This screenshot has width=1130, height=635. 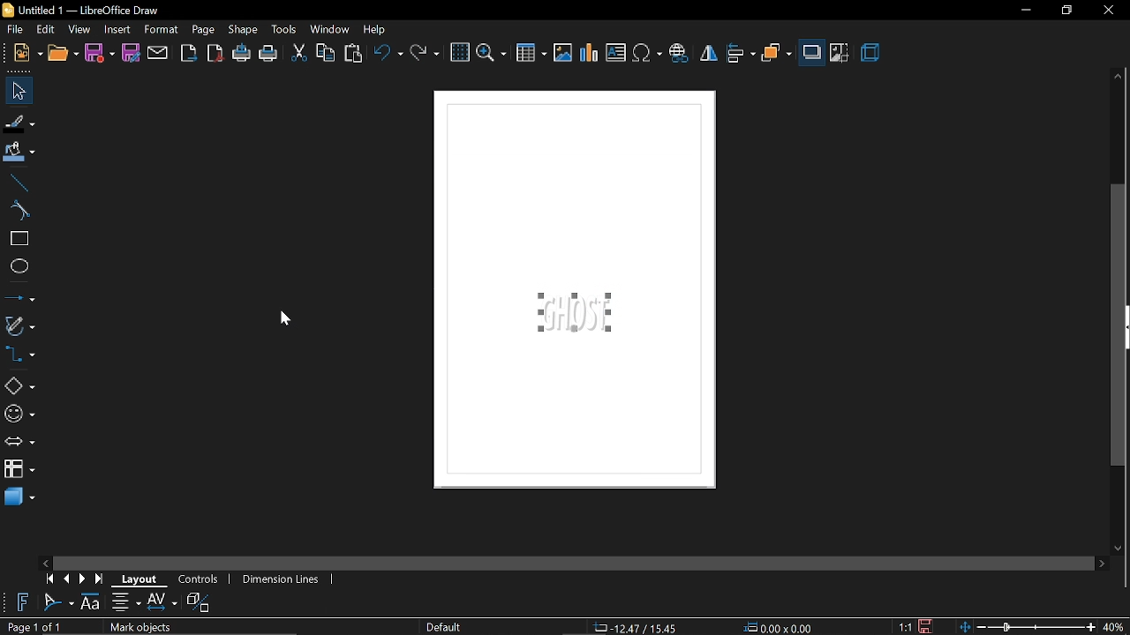 What do you see at coordinates (18, 385) in the screenshot?
I see `basic shapes` at bounding box center [18, 385].